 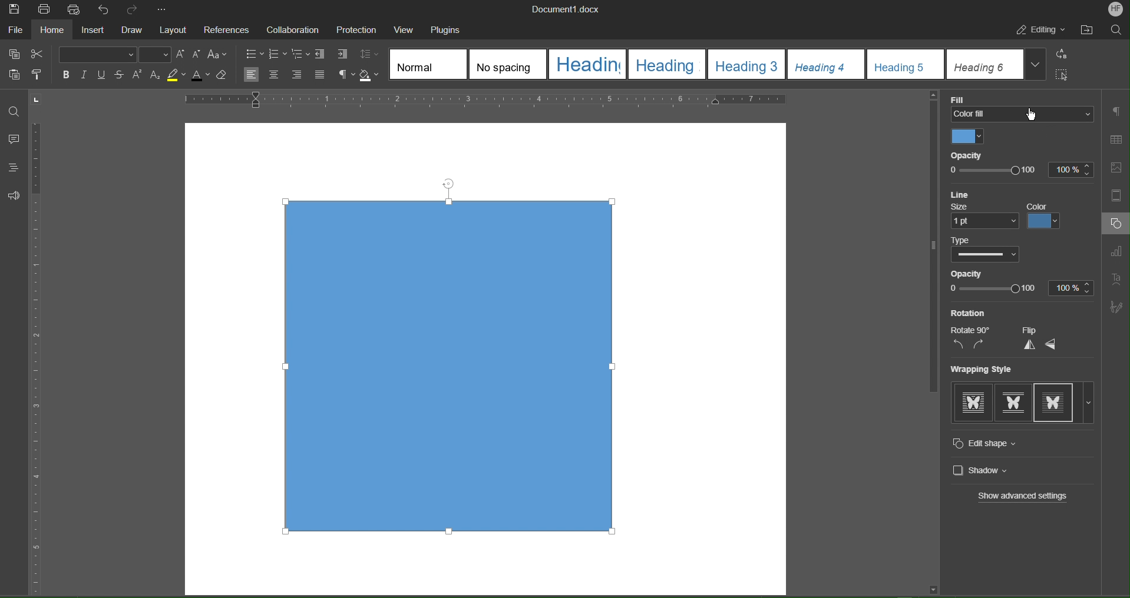 What do you see at coordinates (978, 205) in the screenshot?
I see `Size` at bounding box center [978, 205].